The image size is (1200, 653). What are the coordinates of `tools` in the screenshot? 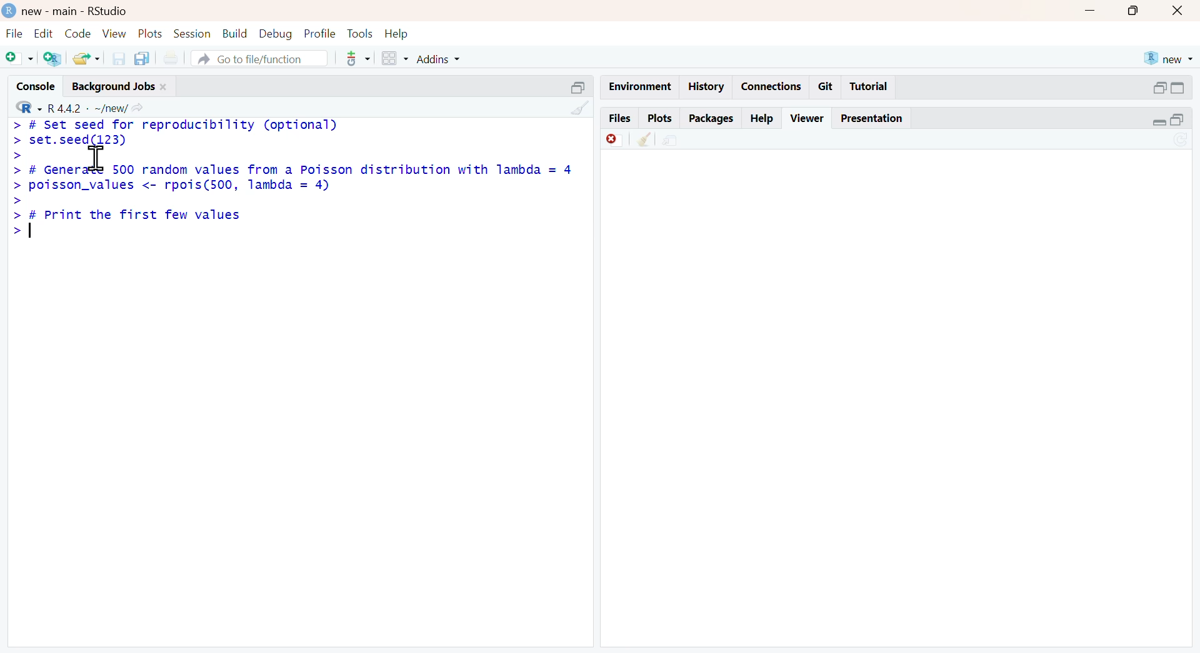 It's located at (361, 33).